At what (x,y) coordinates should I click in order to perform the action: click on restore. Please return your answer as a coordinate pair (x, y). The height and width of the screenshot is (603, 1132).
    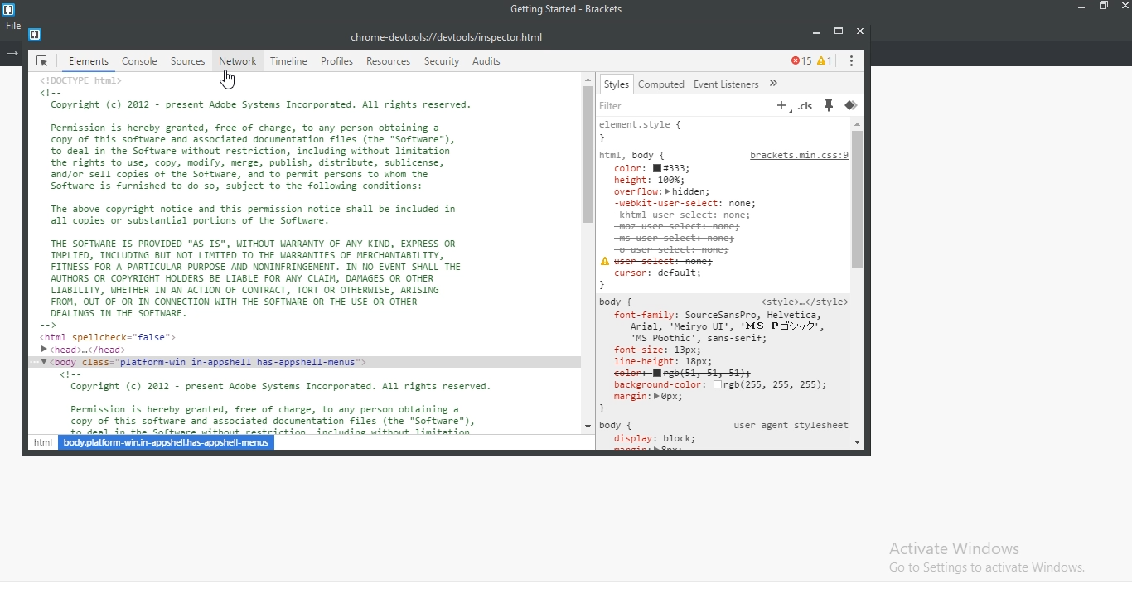
    Looking at the image, I should click on (838, 30).